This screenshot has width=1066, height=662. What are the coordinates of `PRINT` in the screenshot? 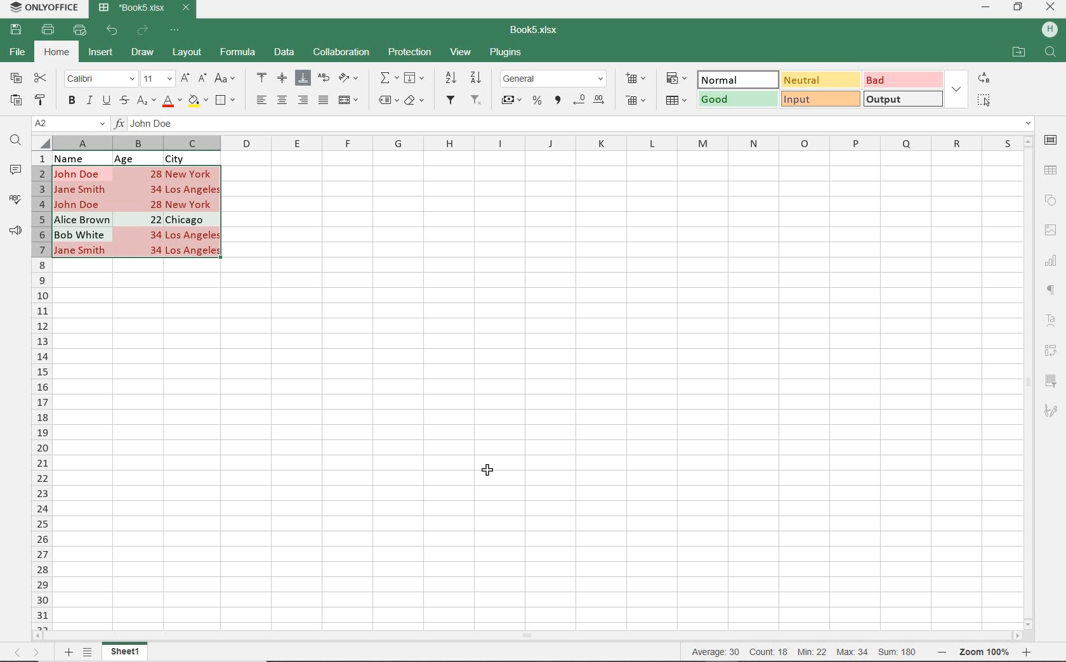 It's located at (48, 29).